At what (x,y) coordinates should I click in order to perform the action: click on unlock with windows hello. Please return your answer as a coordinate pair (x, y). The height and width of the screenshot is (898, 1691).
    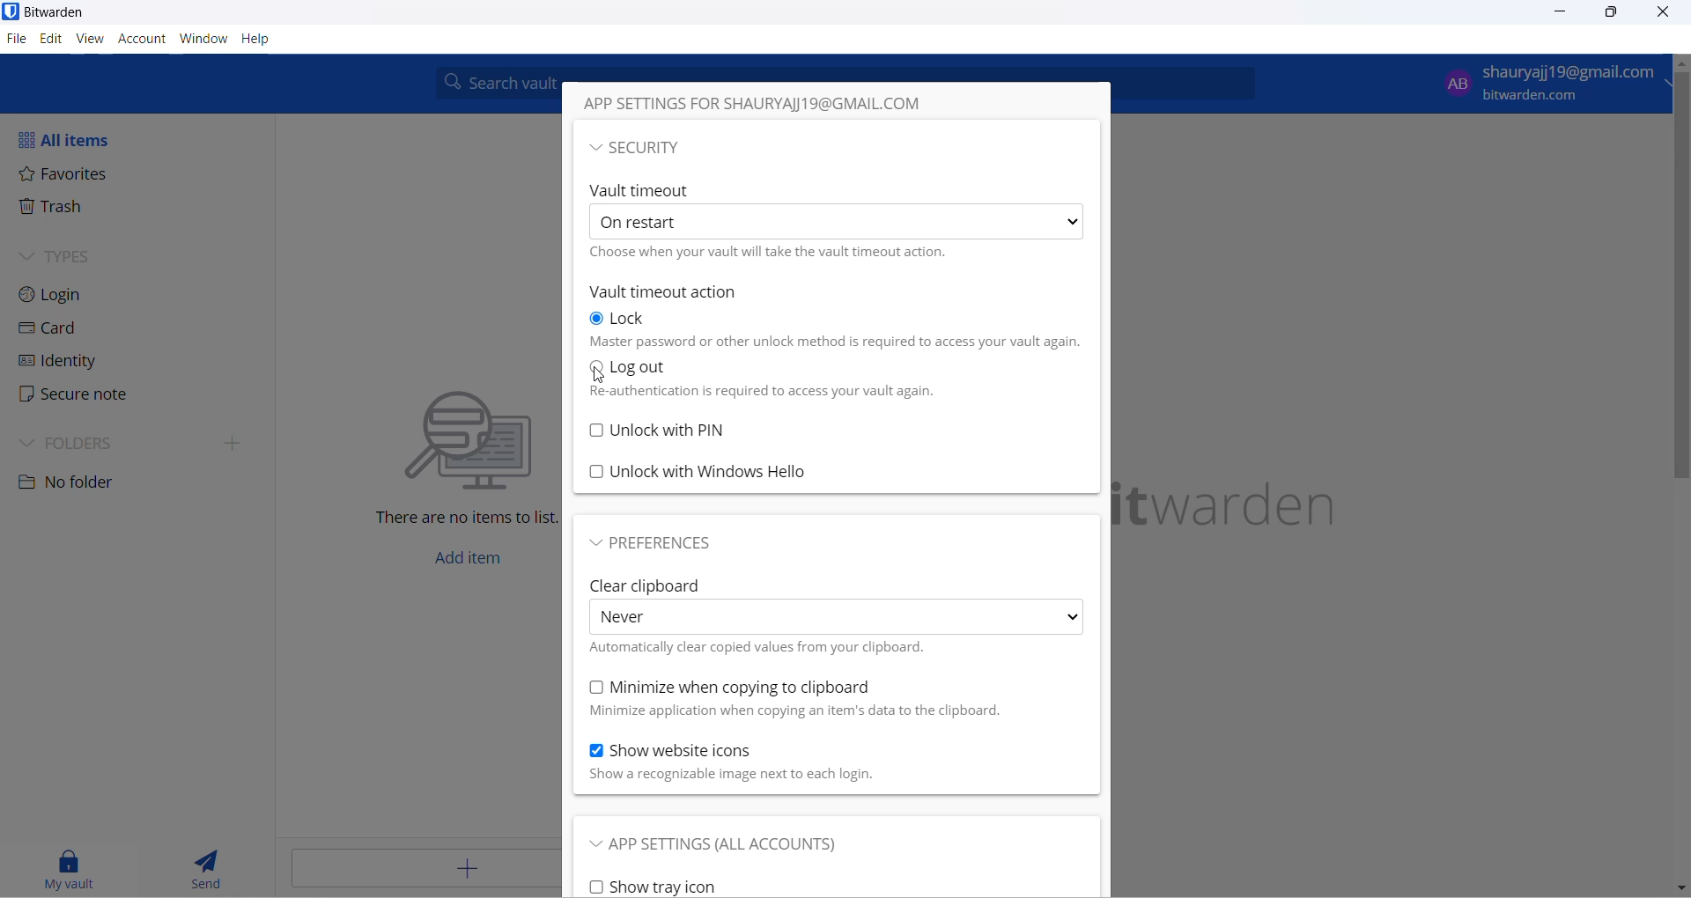
    Looking at the image, I should click on (828, 467).